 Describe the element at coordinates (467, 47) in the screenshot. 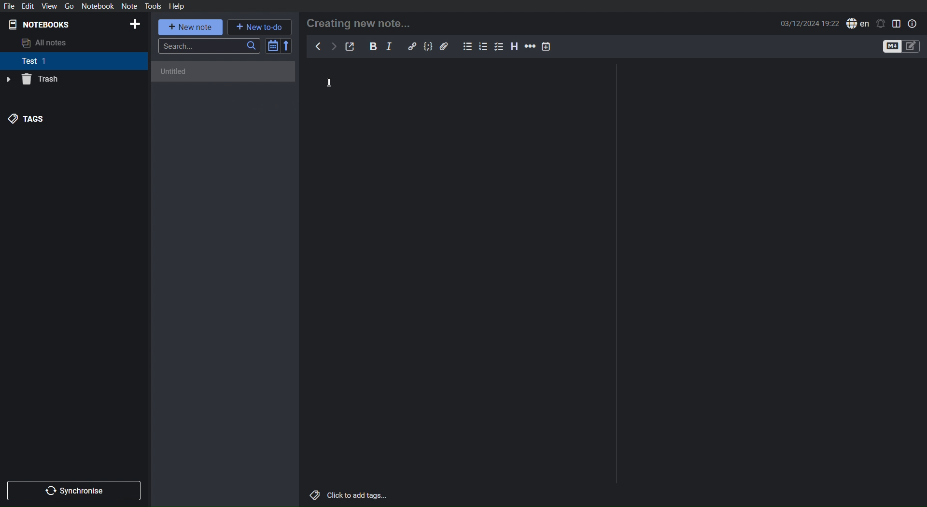

I see `Bullet List` at that location.